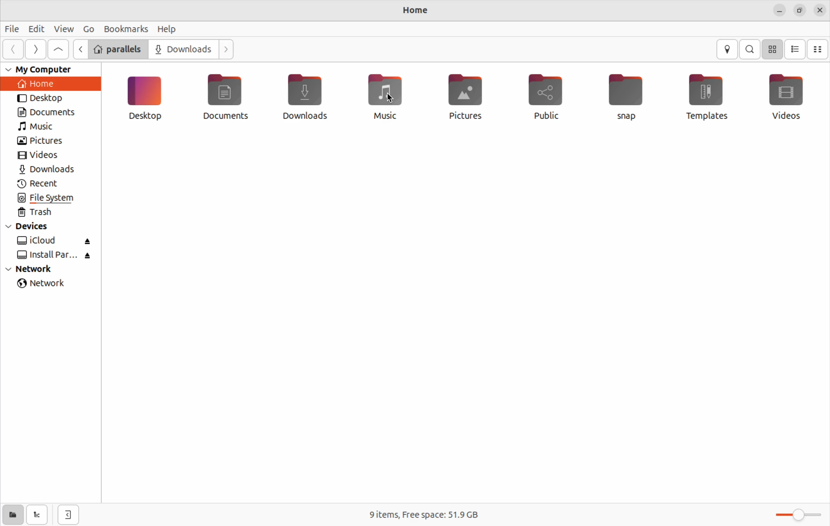 The height and width of the screenshot is (526, 830). I want to click on Book marks, so click(126, 28).